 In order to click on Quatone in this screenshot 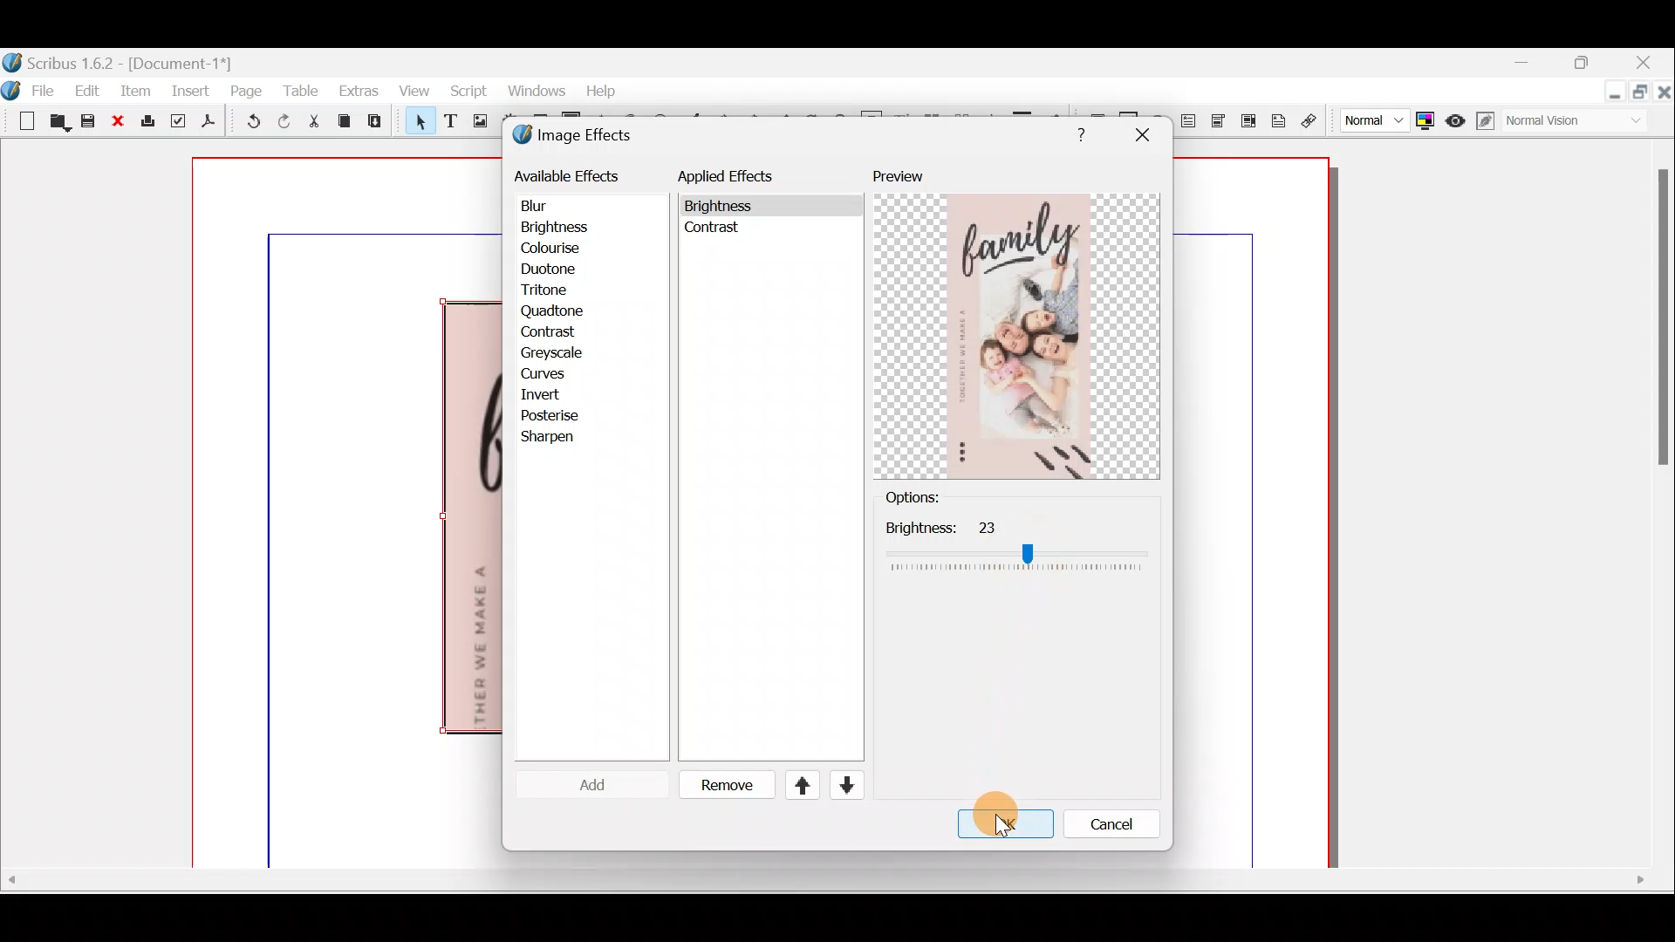, I will do `click(552, 313)`.